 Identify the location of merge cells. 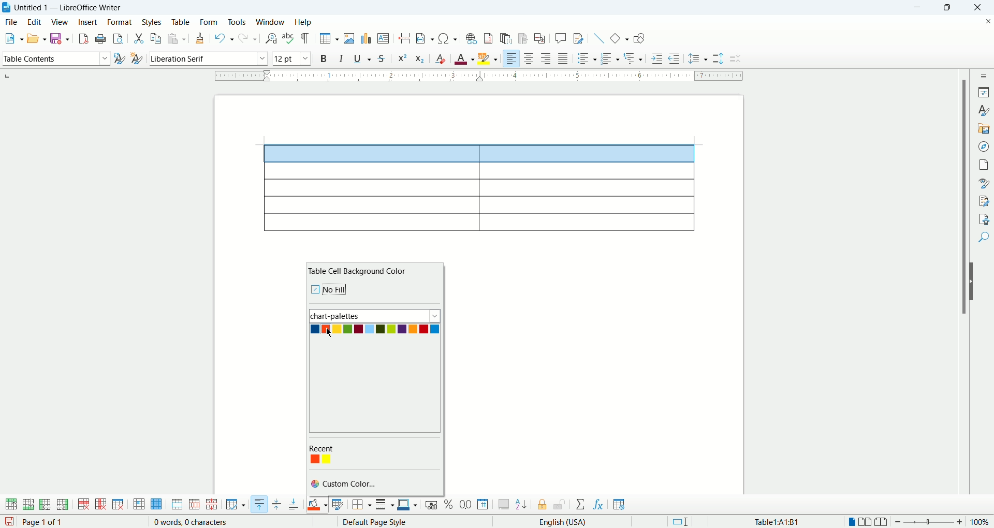
(178, 504).